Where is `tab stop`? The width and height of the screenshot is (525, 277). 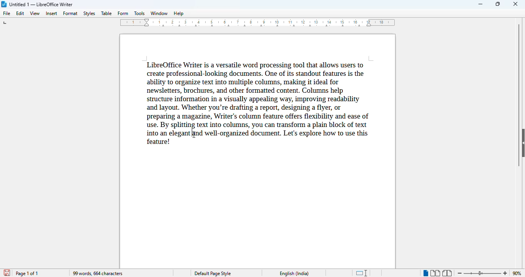 tab stop is located at coordinates (6, 23).